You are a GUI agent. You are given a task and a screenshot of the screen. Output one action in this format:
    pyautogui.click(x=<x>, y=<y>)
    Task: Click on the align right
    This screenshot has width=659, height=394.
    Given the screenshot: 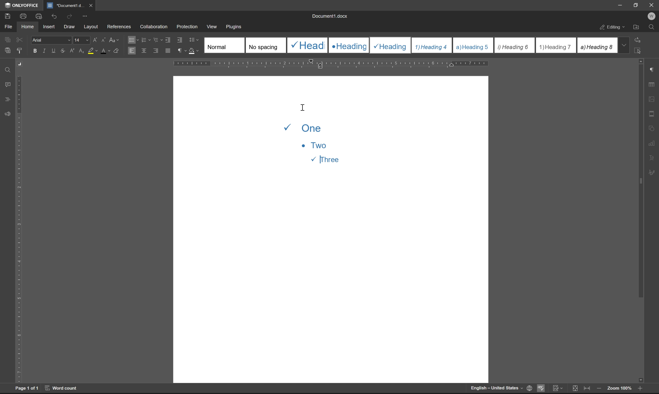 What is the action you would take?
    pyautogui.click(x=156, y=50)
    